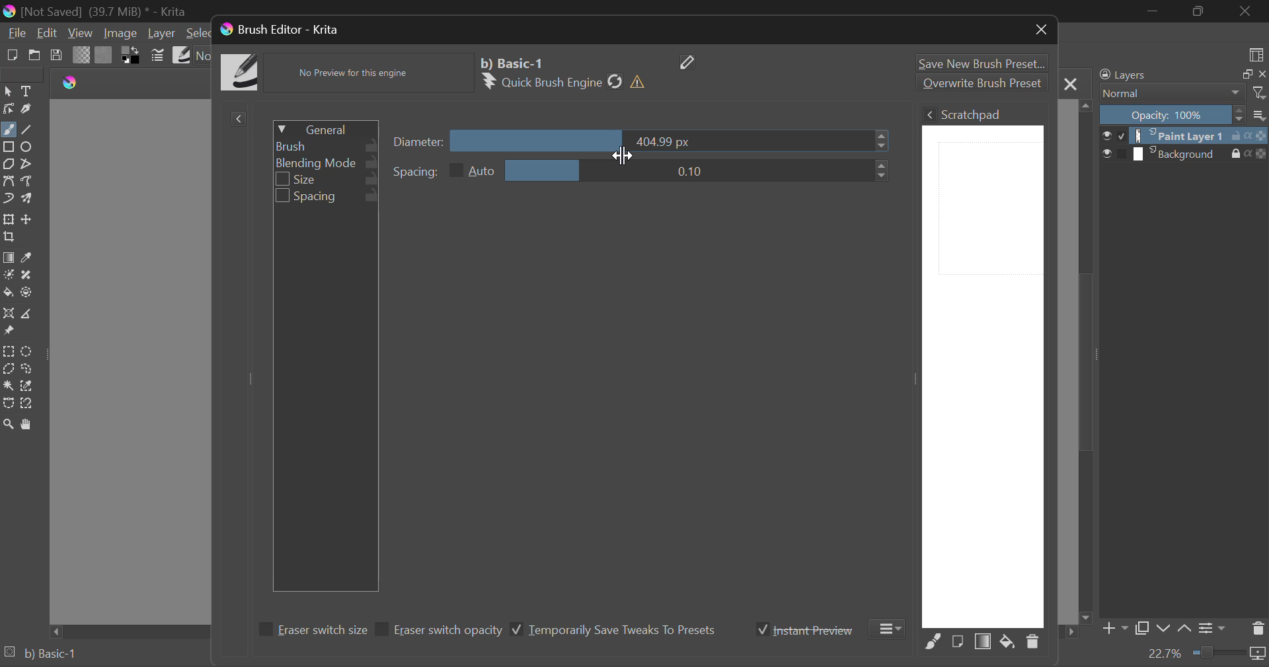  What do you see at coordinates (326, 163) in the screenshot?
I see `Blending Mode` at bounding box center [326, 163].